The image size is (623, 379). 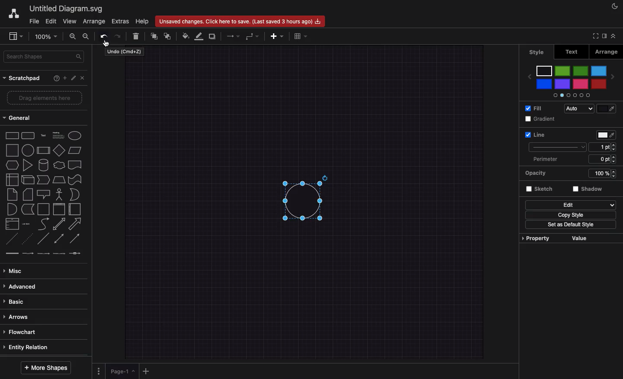 What do you see at coordinates (69, 22) in the screenshot?
I see `View` at bounding box center [69, 22].